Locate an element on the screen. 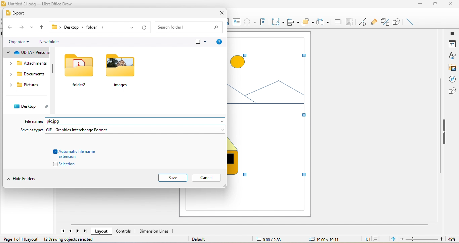 This screenshot has height=243, width=459. layout is located at coordinates (102, 232).